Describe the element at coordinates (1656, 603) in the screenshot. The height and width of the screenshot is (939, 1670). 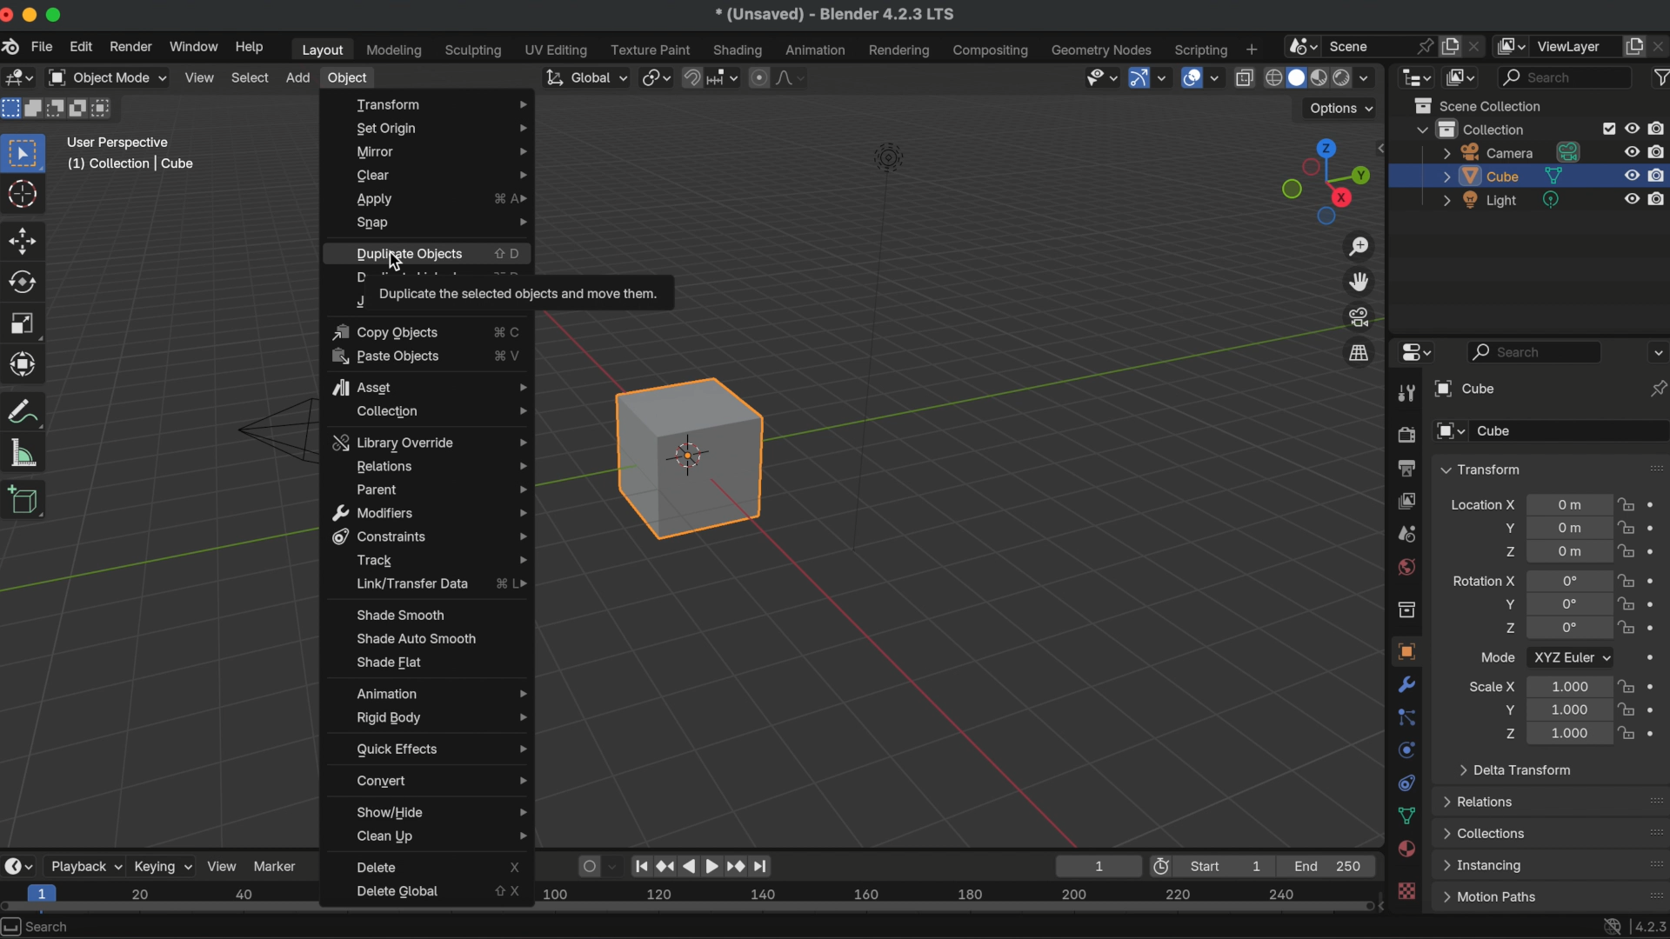
I see `animate property` at that location.